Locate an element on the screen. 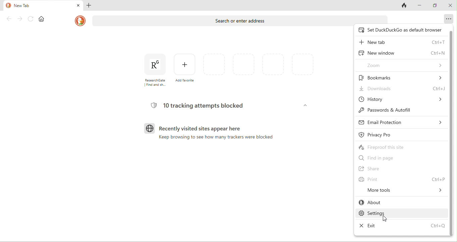 Image resolution: width=457 pixels, height=242 pixels. bookmarks is located at coordinates (401, 77).